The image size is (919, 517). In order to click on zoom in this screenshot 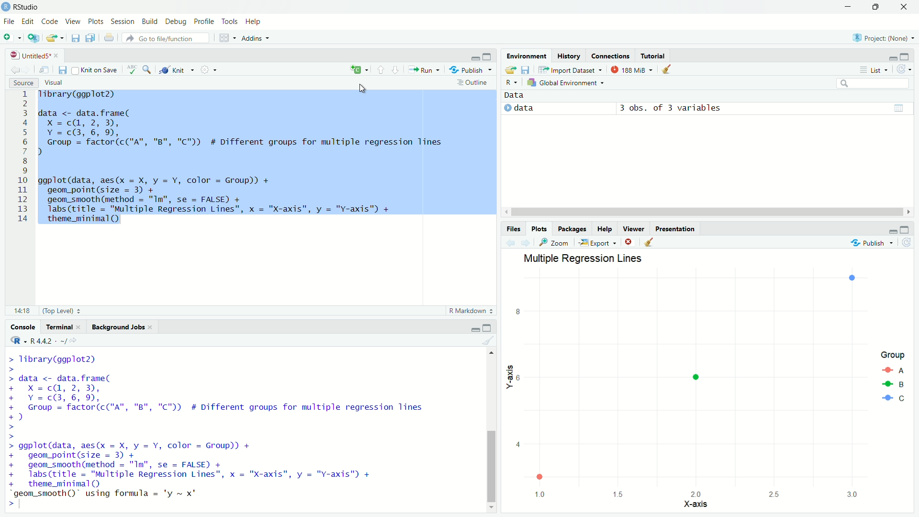, I will do `click(146, 69)`.